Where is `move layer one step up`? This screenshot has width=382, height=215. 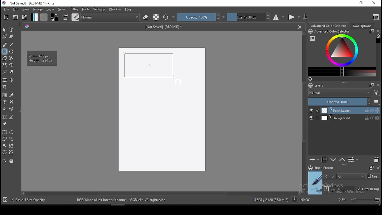 move layer one step up is located at coordinates (334, 160).